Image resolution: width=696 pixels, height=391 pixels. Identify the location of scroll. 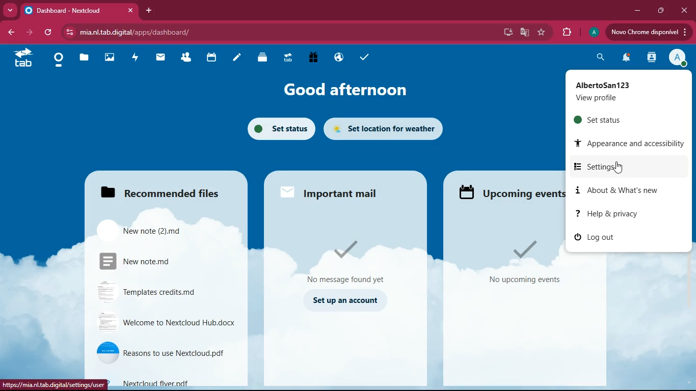
(689, 167).